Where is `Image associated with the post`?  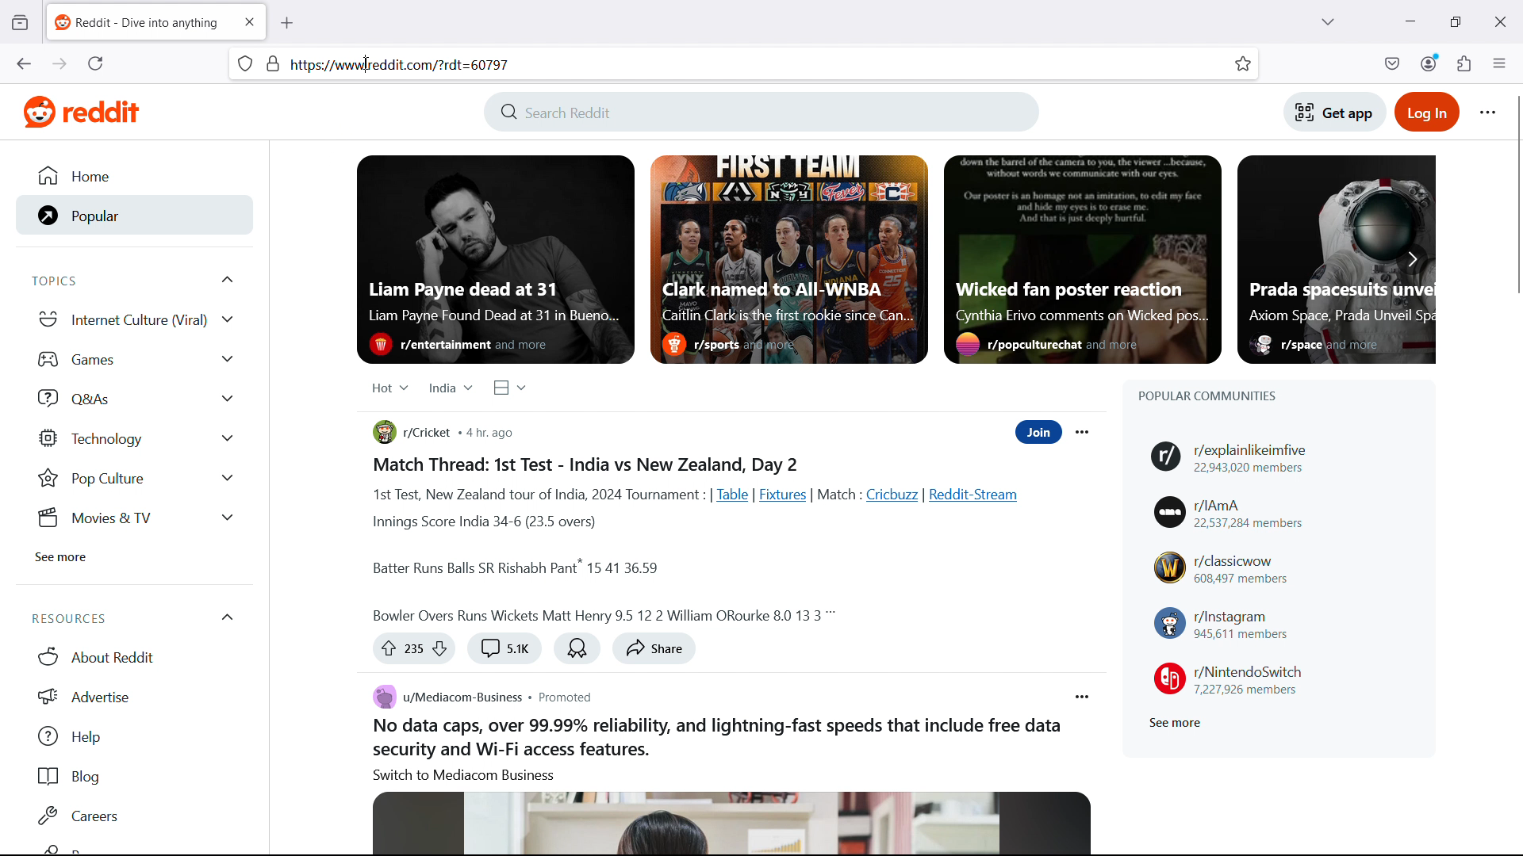
Image associated with the post is located at coordinates (731, 824).